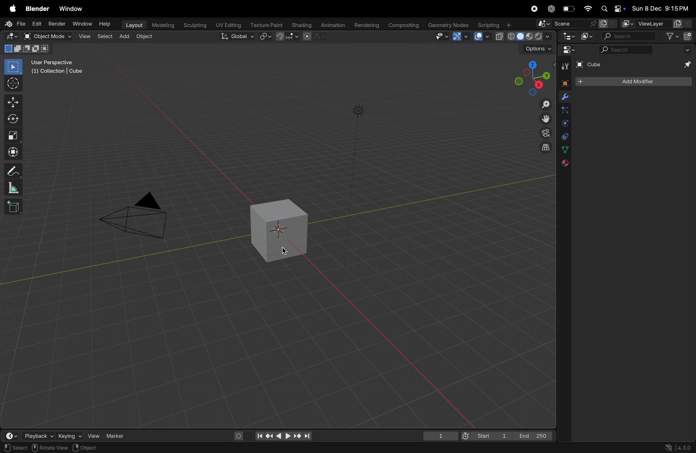 Image resolution: width=696 pixels, height=453 pixels. What do you see at coordinates (440, 36) in the screenshot?
I see `selectibality` at bounding box center [440, 36].